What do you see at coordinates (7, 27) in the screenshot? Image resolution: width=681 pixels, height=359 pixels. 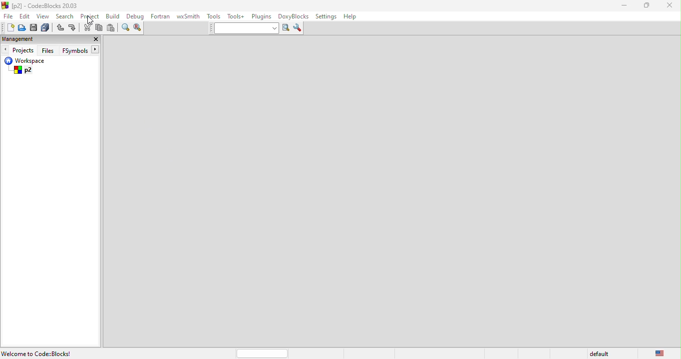 I see `new` at bounding box center [7, 27].